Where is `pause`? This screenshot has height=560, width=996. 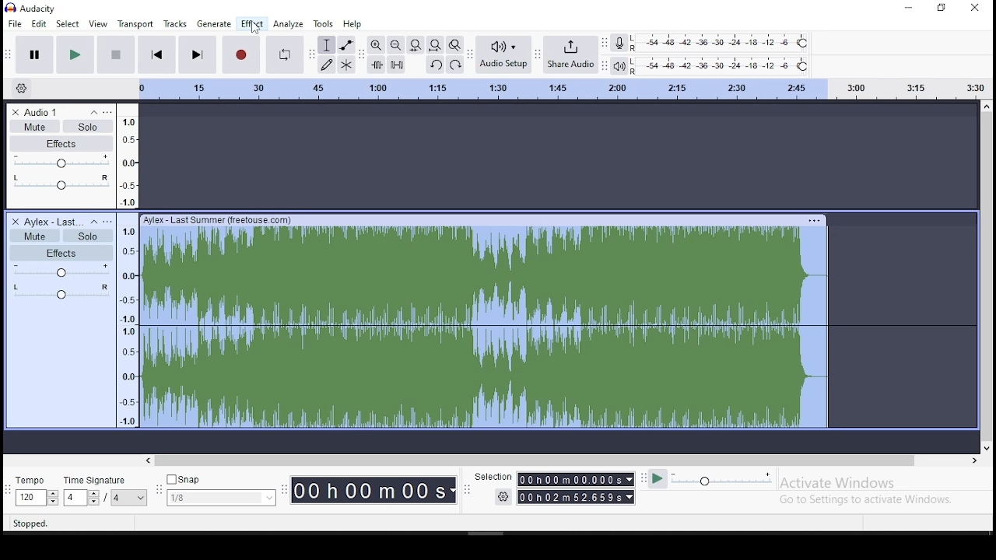
pause is located at coordinates (75, 54).